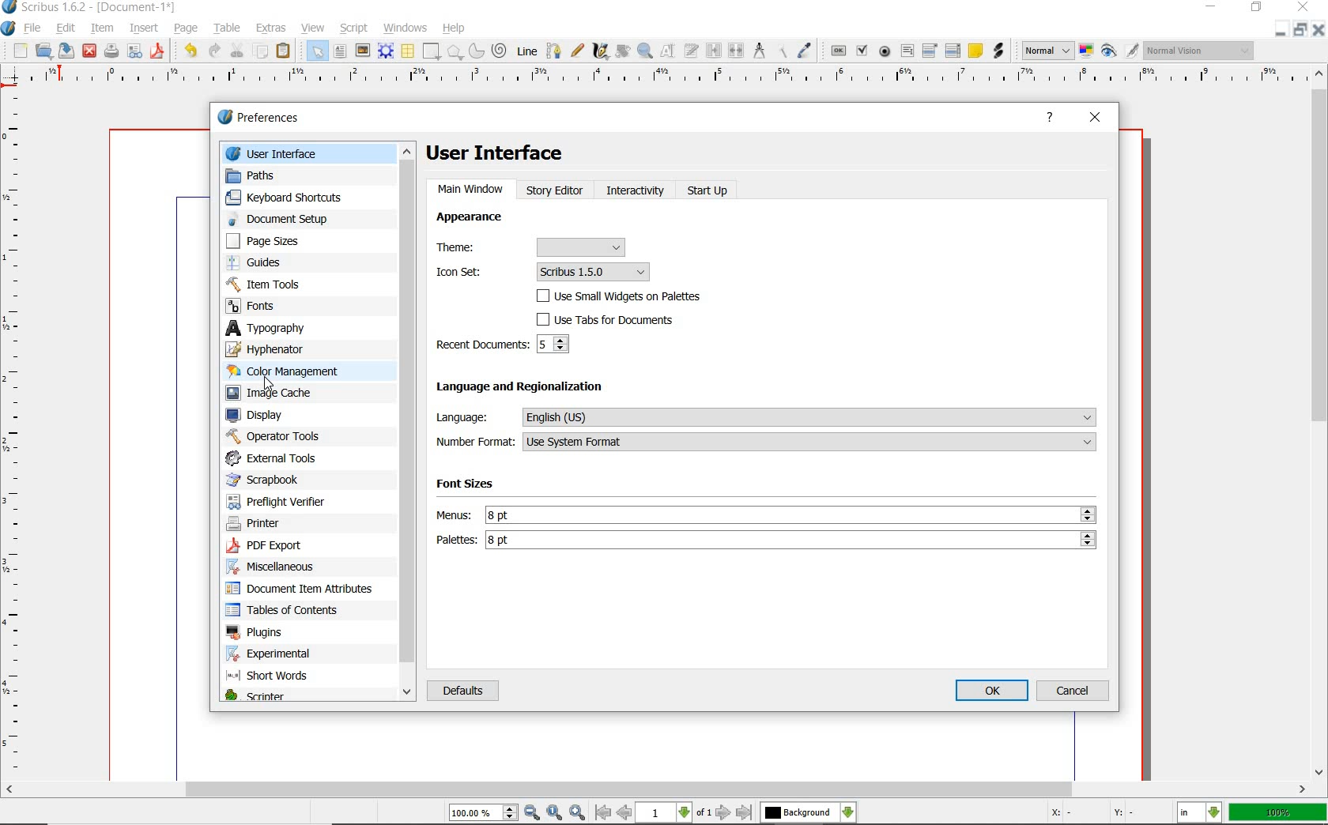  I want to click on external tools, so click(276, 458).